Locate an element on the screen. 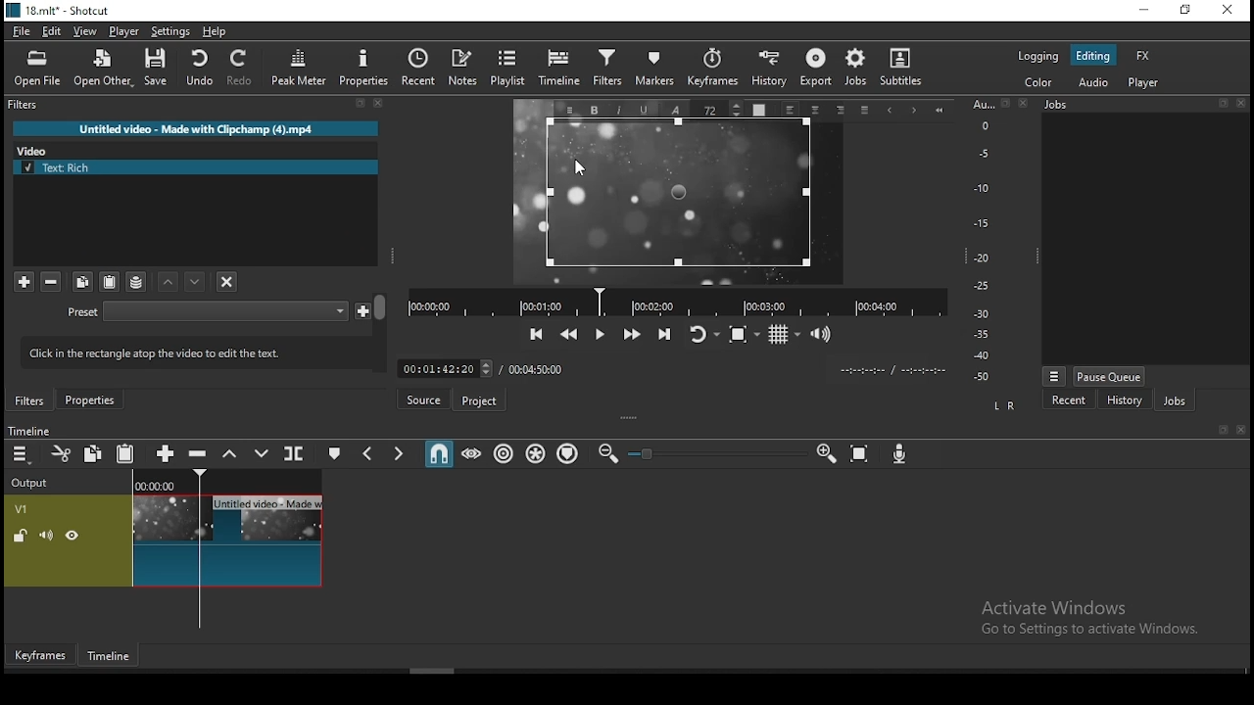 The height and width of the screenshot is (705, 1254). next marker is located at coordinates (399, 451).